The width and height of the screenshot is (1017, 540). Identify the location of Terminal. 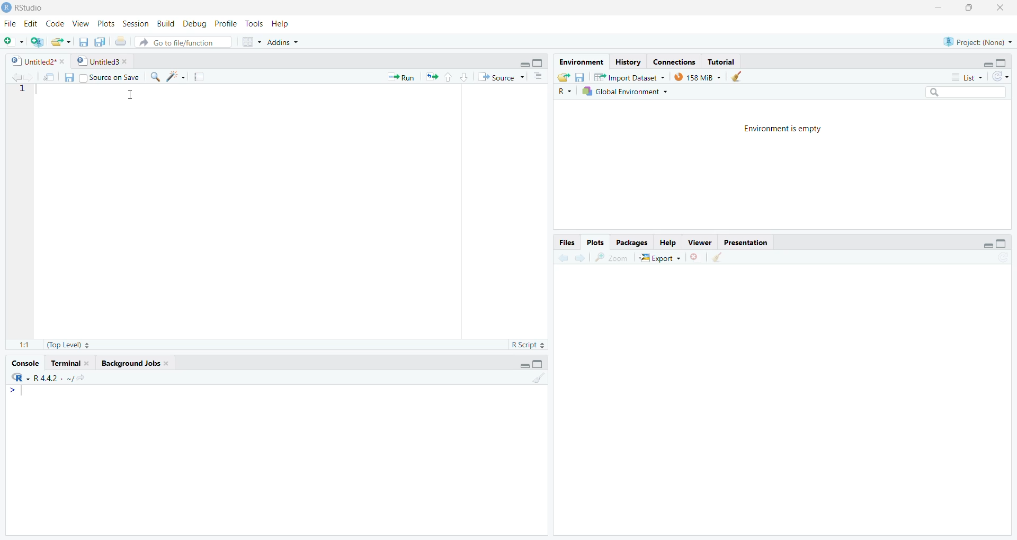
(70, 362).